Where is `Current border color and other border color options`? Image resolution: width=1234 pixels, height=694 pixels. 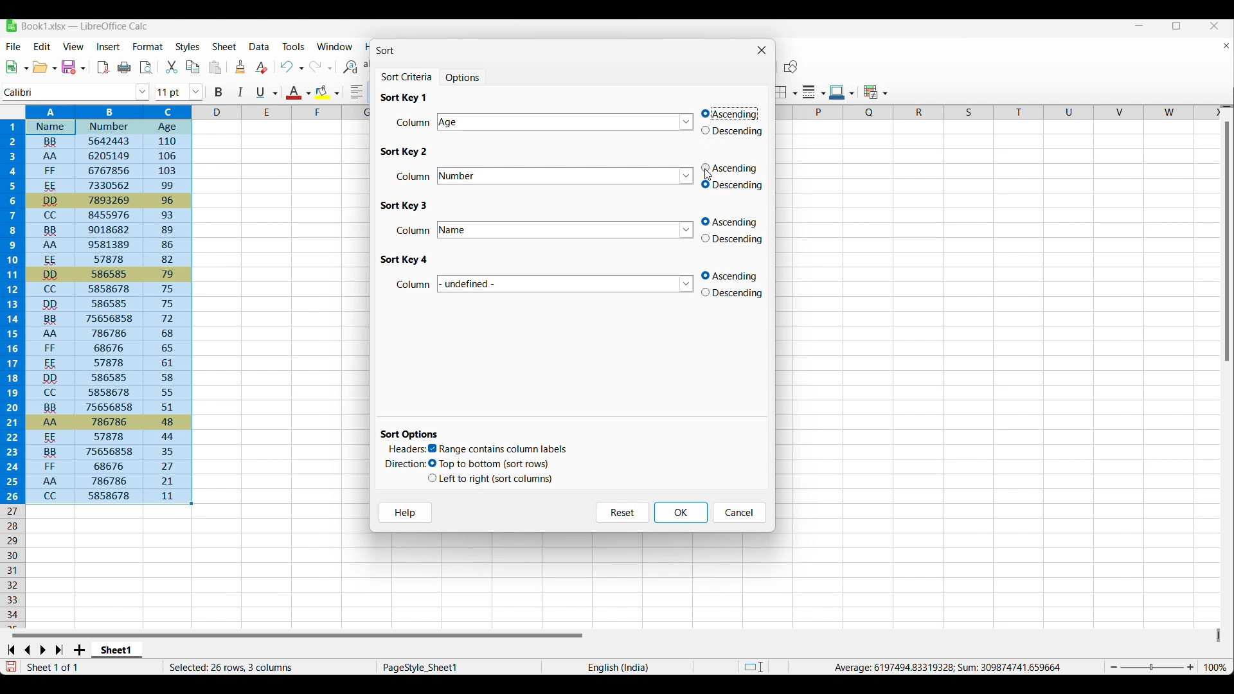 Current border color and other border color options is located at coordinates (842, 93).